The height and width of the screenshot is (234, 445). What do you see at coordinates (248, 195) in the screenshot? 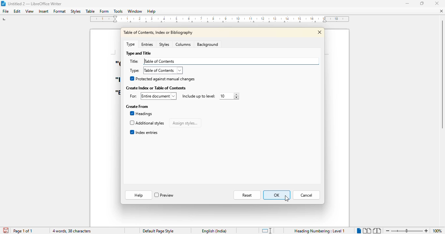
I see `reset` at bounding box center [248, 195].